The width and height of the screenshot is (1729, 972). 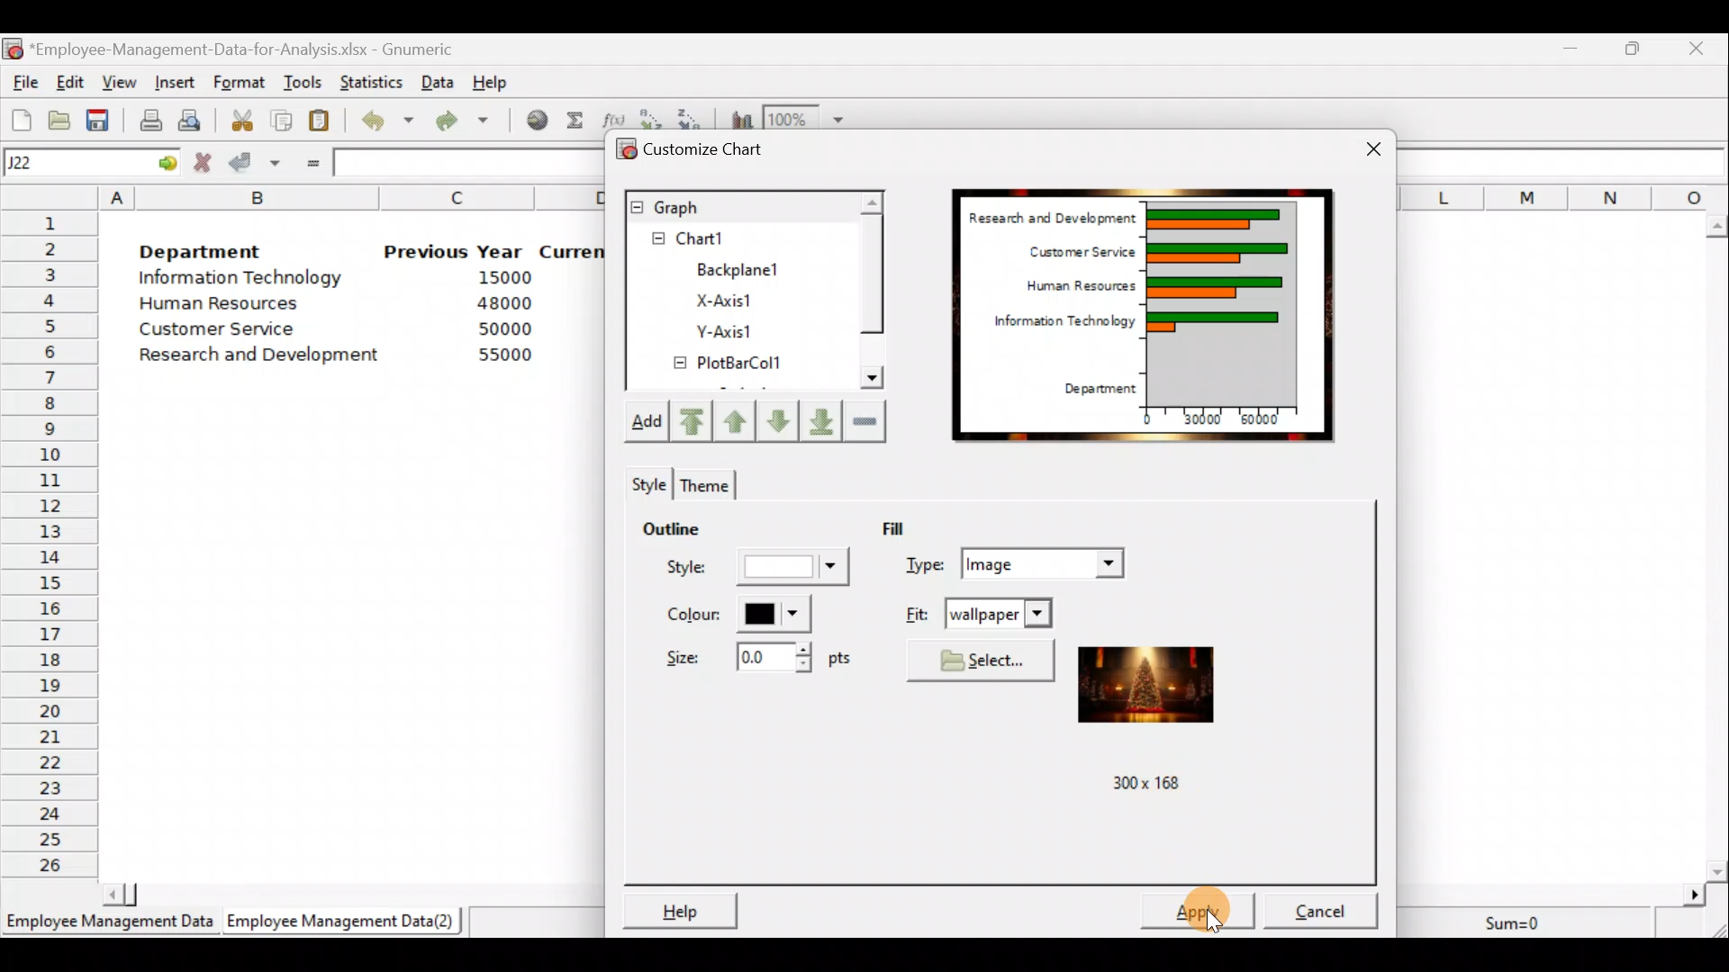 What do you see at coordinates (455, 250) in the screenshot?
I see `Previous Year` at bounding box center [455, 250].